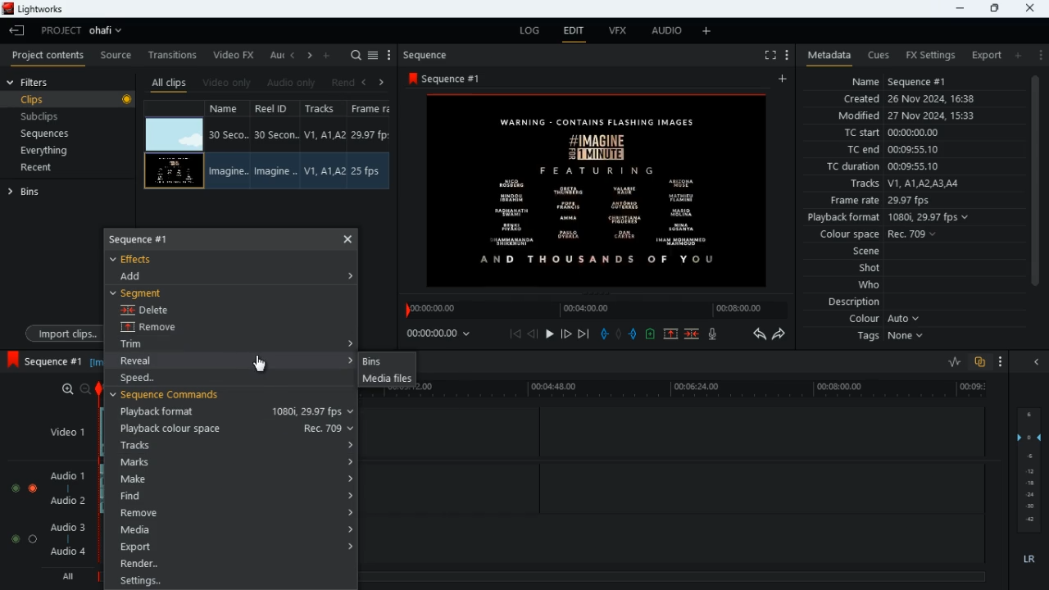  What do you see at coordinates (667, 33) in the screenshot?
I see `audio` at bounding box center [667, 33].